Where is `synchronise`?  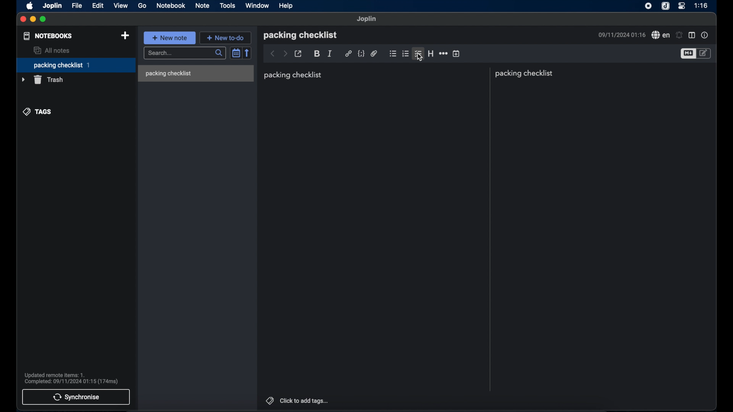 synchronise is located at coordinates (76, 397).